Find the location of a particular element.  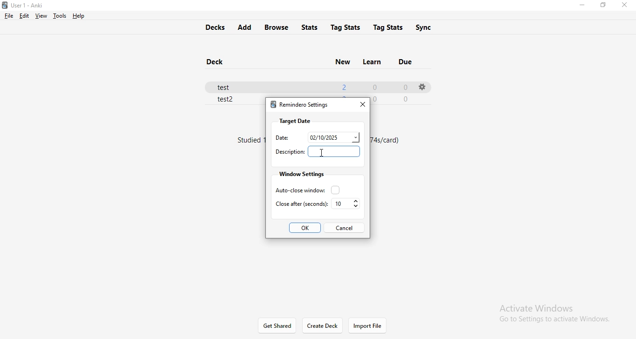

0 is located at coordinates (405, 88).